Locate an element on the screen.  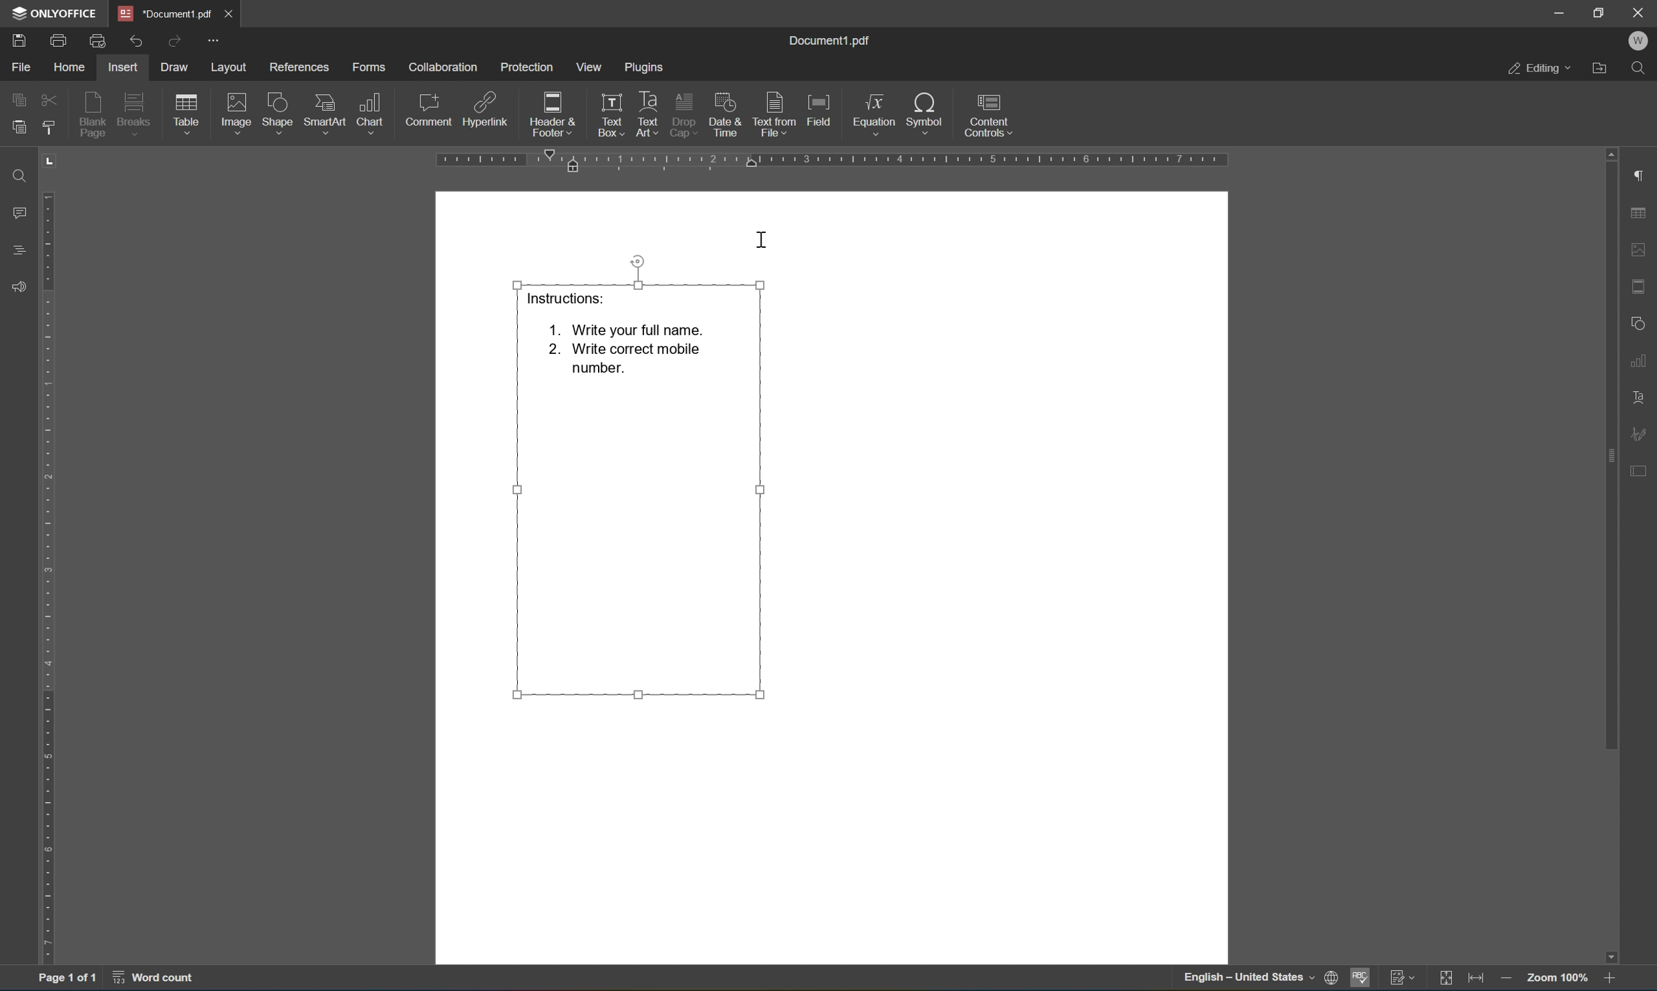
english - united states is located at coordinates (1250, 979).